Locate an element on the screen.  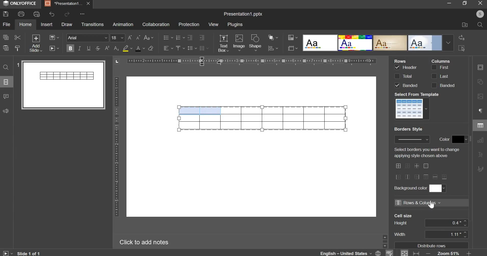
rows is located at coordinates (405, 76).